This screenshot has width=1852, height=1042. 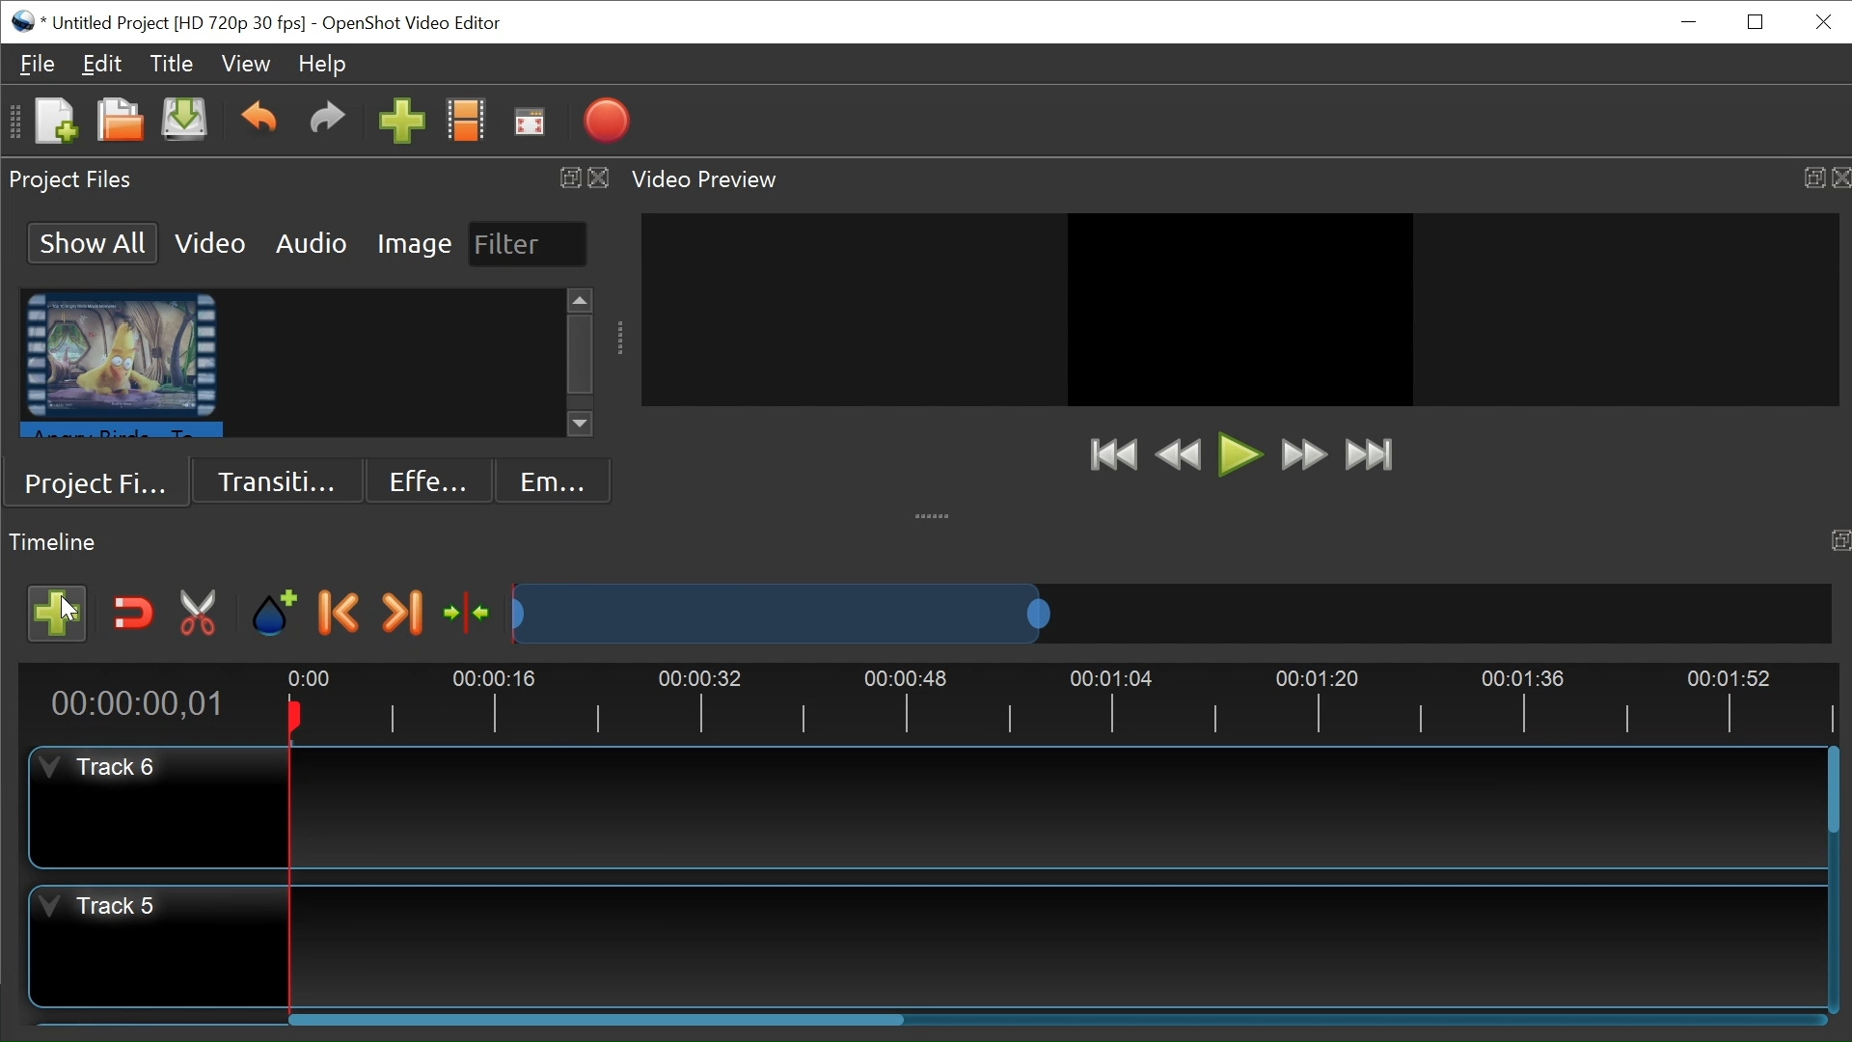 What do you see at coordinates (530, 121) in the screenshot?
I see `Fullscreen` at bounding box center [530, 121].